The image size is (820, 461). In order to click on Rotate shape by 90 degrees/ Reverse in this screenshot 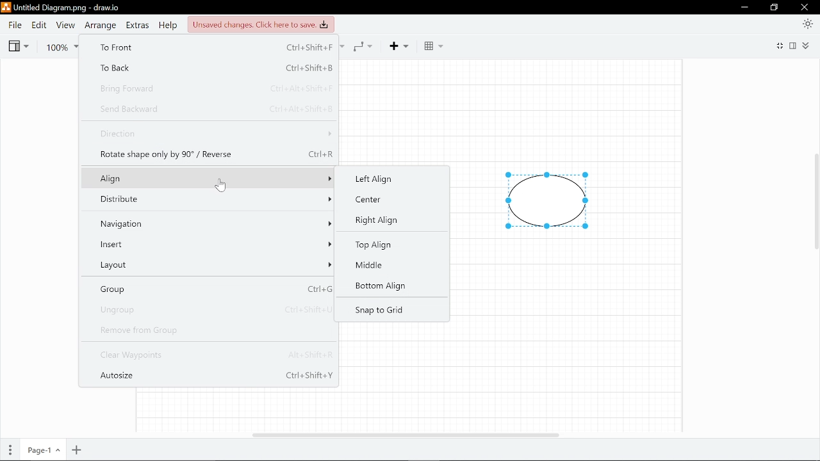, I will do `click(216, 153)`.